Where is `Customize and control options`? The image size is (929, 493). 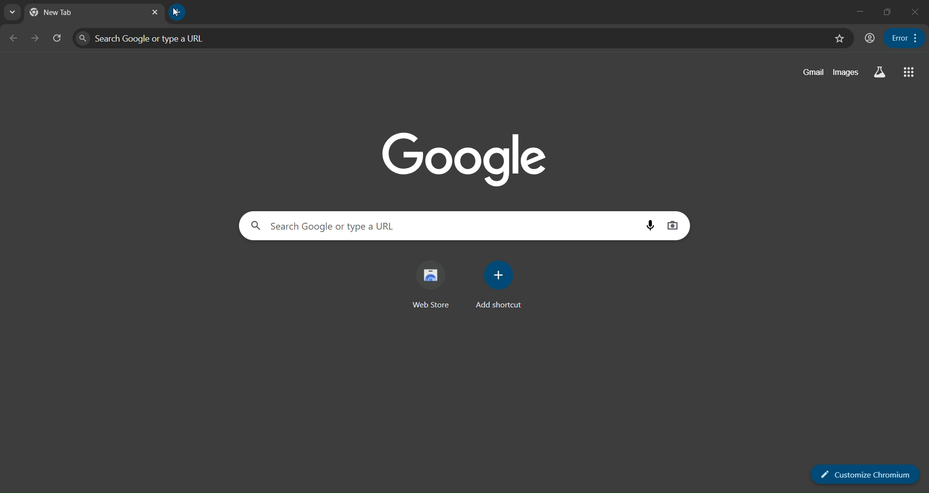
Customize and control options is located at coordinates (902, 39).